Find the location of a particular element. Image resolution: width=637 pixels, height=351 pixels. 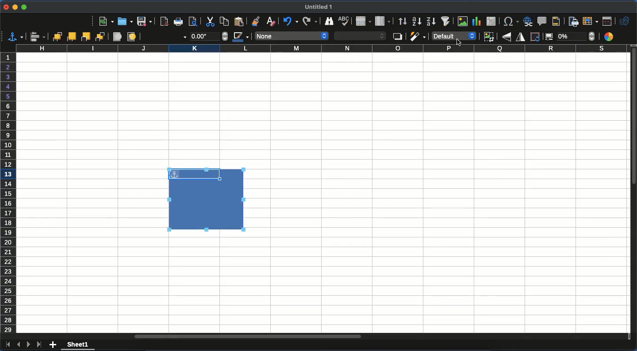

add is located at coordinates (54, 343).